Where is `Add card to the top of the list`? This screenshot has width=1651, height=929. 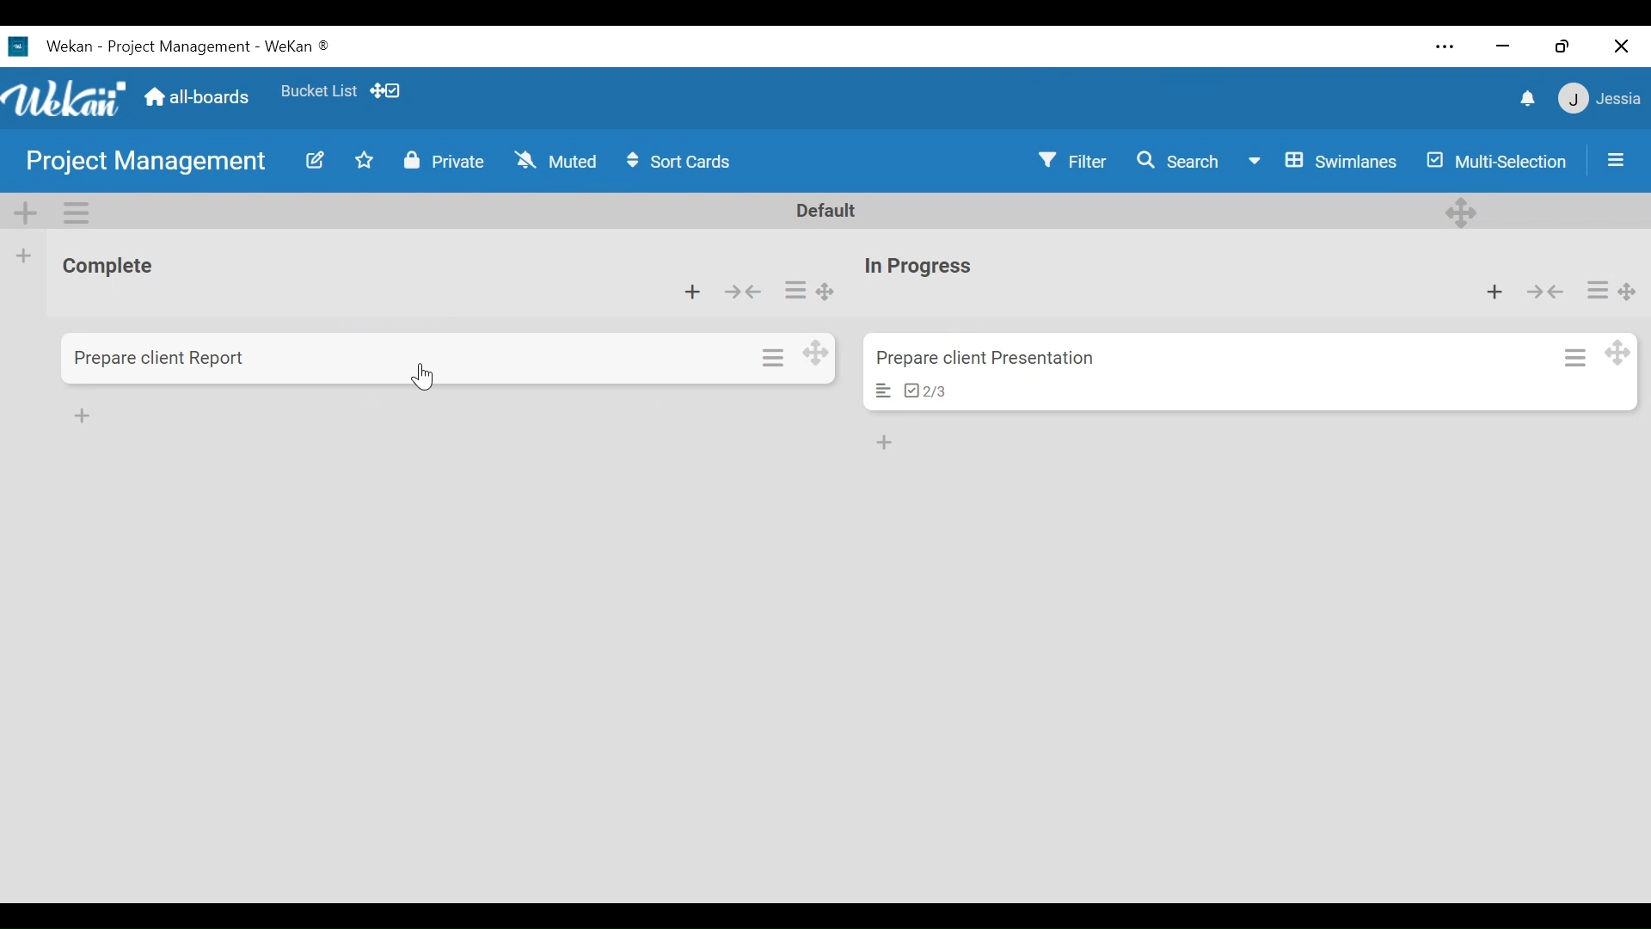 Add card to the top of the list is located at coordinates (694, 292).